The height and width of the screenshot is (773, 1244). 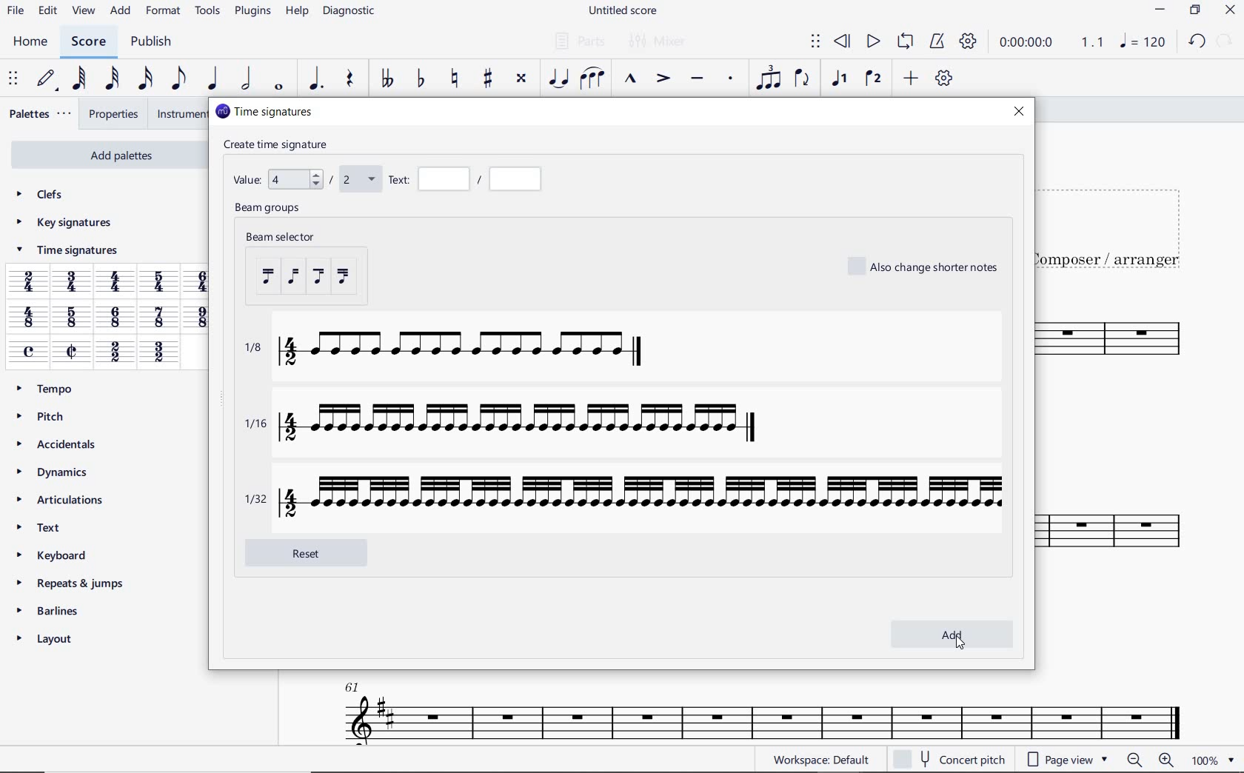 I want to click on 2/2, so click(x=114, y=353).